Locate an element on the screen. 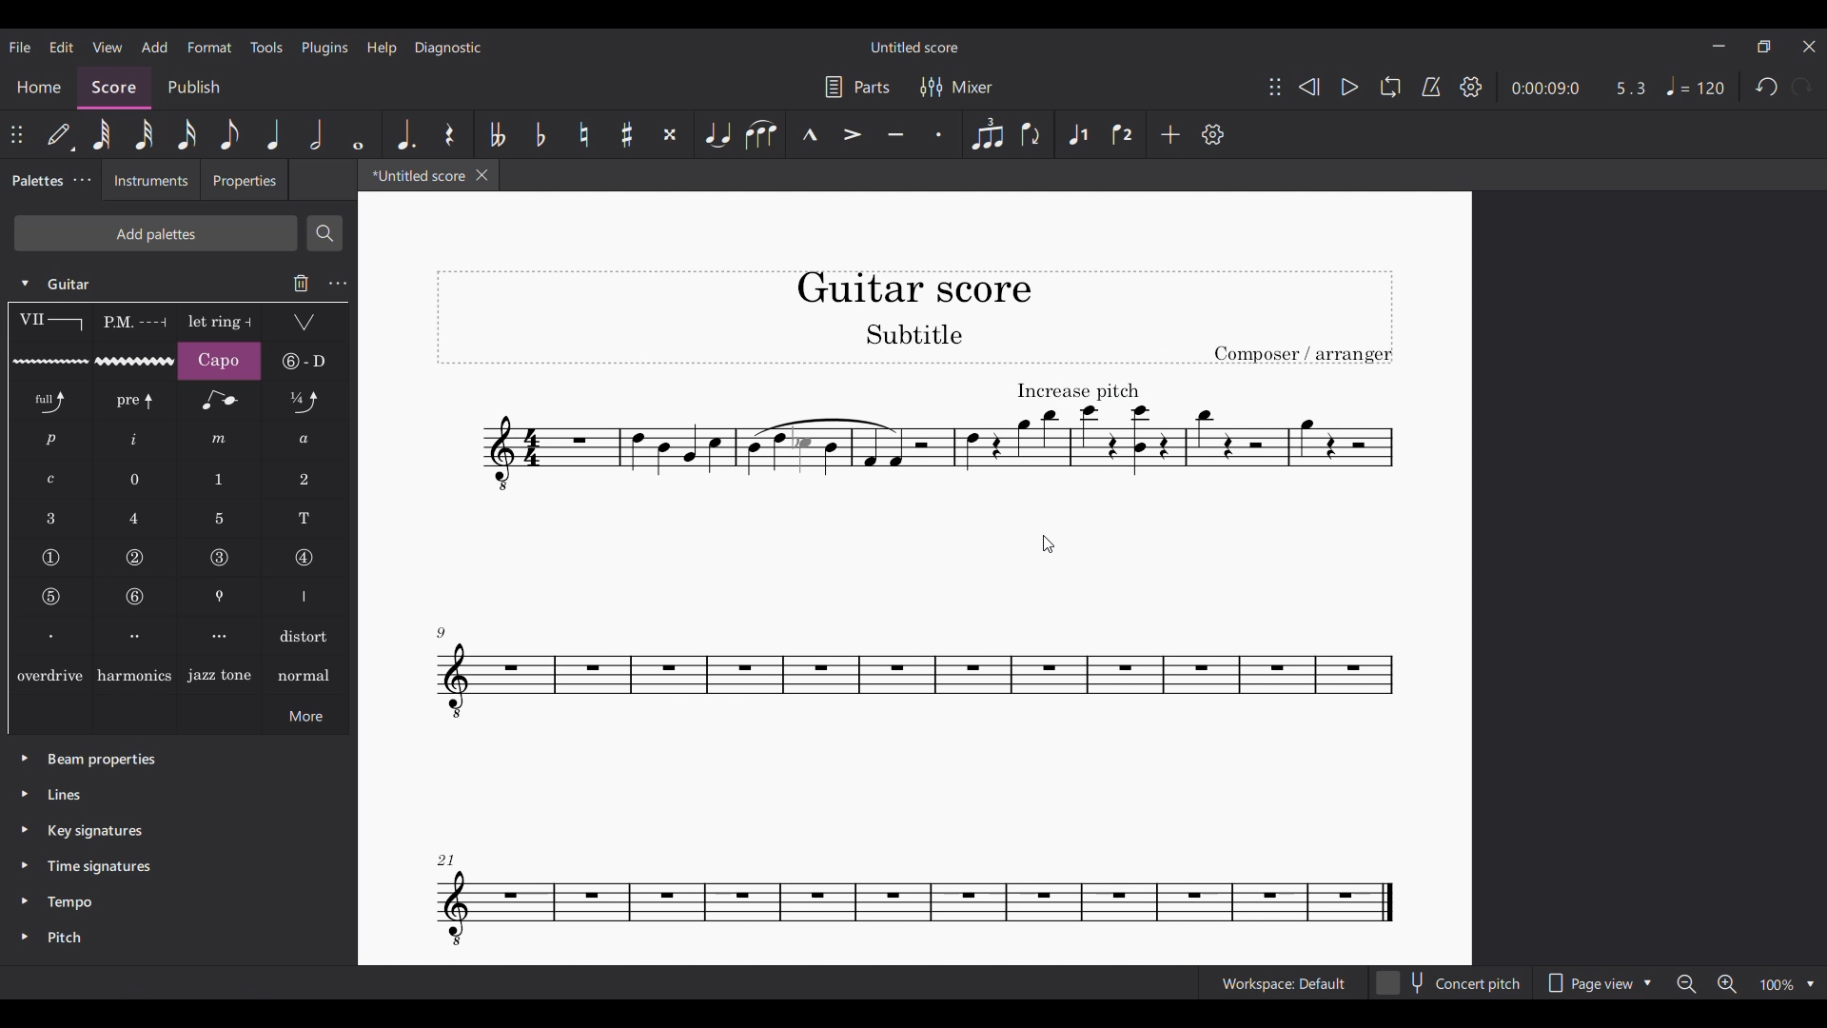 This screenshot has width=1827, height=1028. Current score is located at coordinates (915, 283).